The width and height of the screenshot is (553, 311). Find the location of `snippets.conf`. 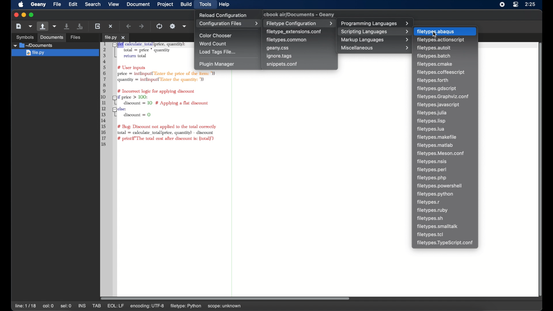

snippets.conf is located at coordinates (282, 64).